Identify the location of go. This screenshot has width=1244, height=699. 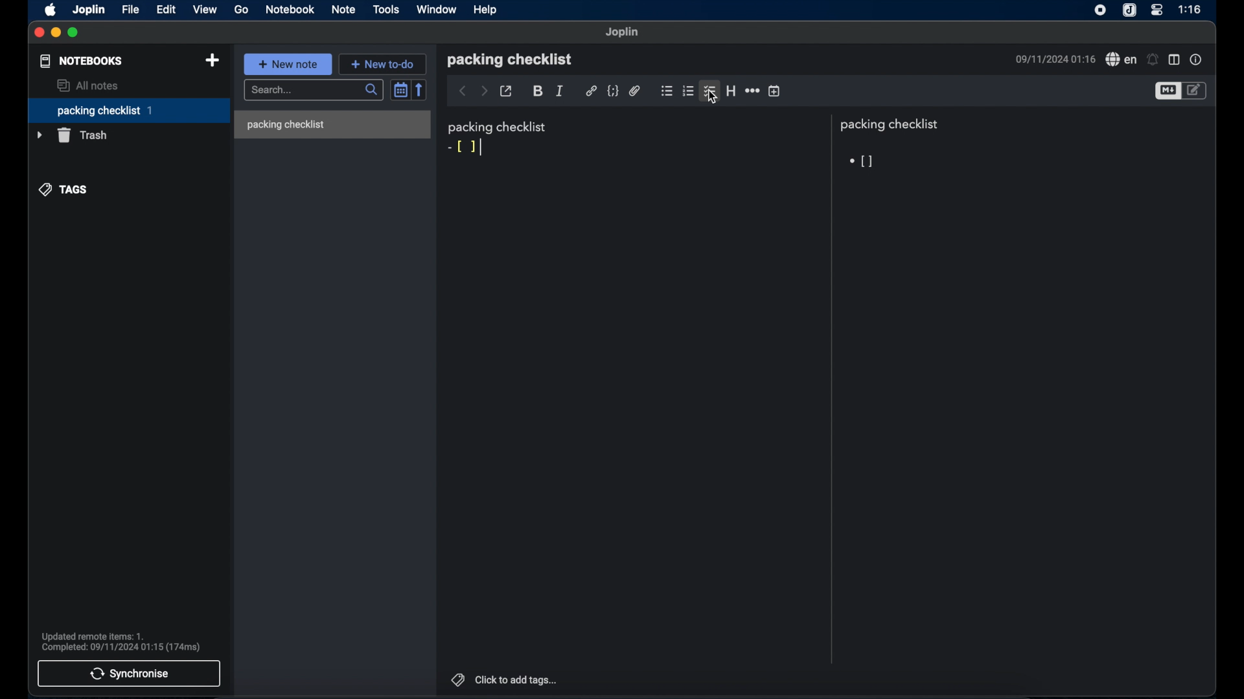
(241, 10).